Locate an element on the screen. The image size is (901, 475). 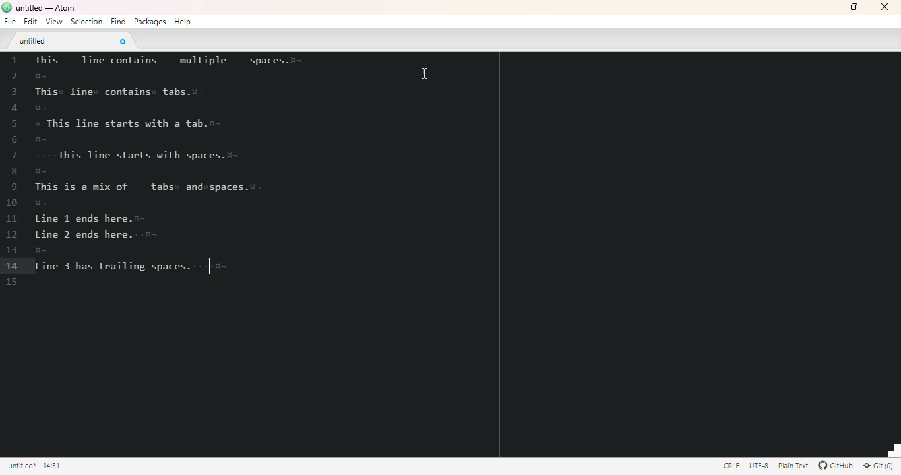
invisible character is located at coordinates (37, 124).